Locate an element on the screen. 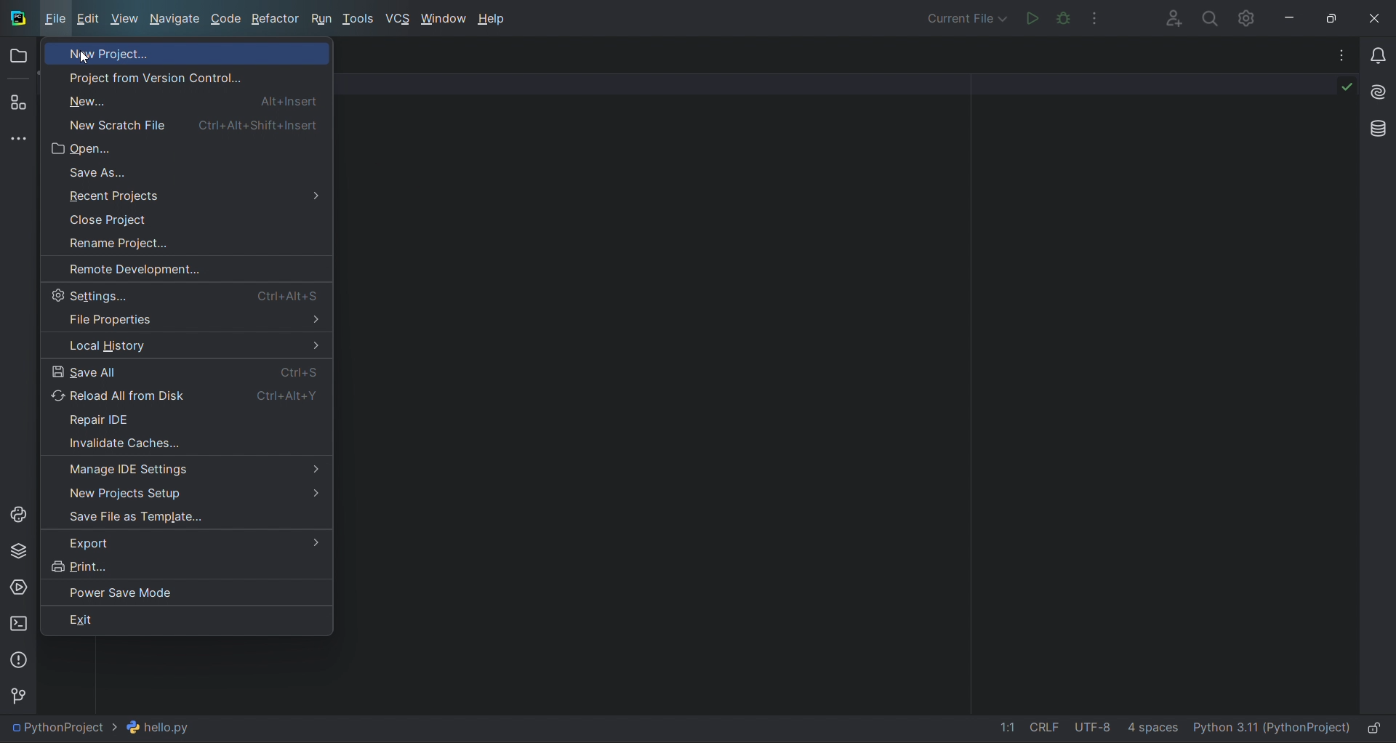 The image size is (1396, 743). view is located at coordinates (124, 19).